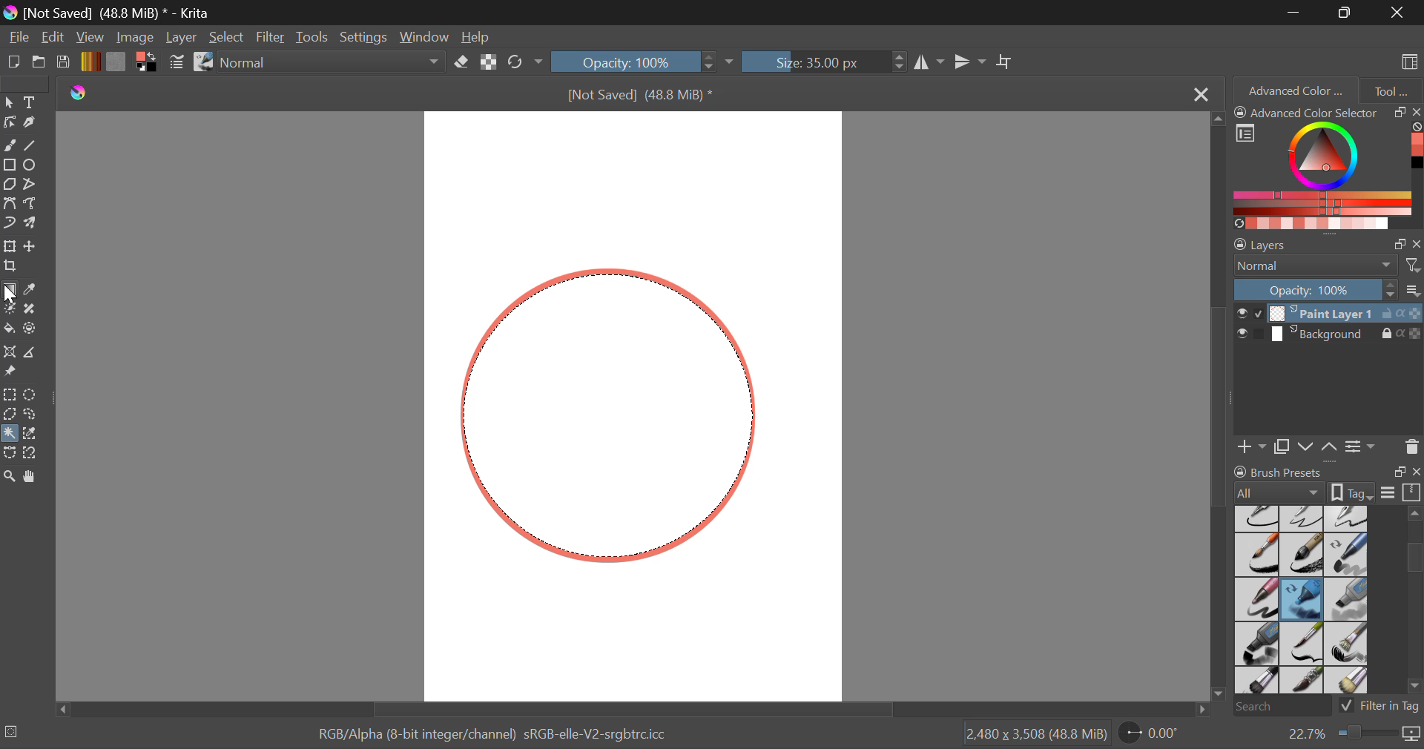 The image size is (1424, 749). What do you see at coordinates (1414, 603) in the screenshot?
I see `slider` at bounding box center [1414, 603].